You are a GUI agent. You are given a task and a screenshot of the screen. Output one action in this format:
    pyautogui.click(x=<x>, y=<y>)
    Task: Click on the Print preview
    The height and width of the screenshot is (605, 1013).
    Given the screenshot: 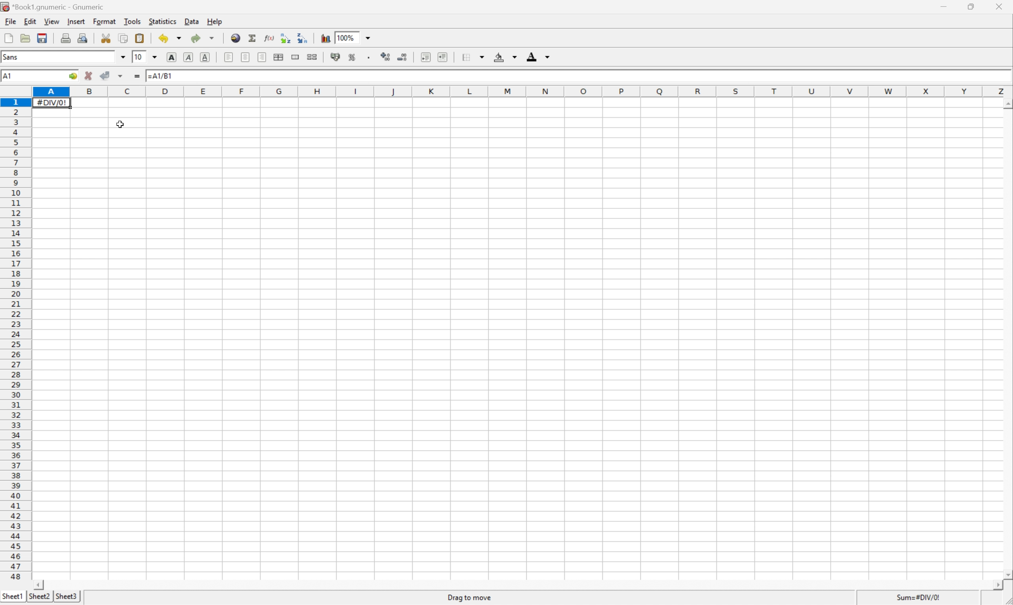 What is the action you would take?
    pyautogui.click(x=84, y=38)
    